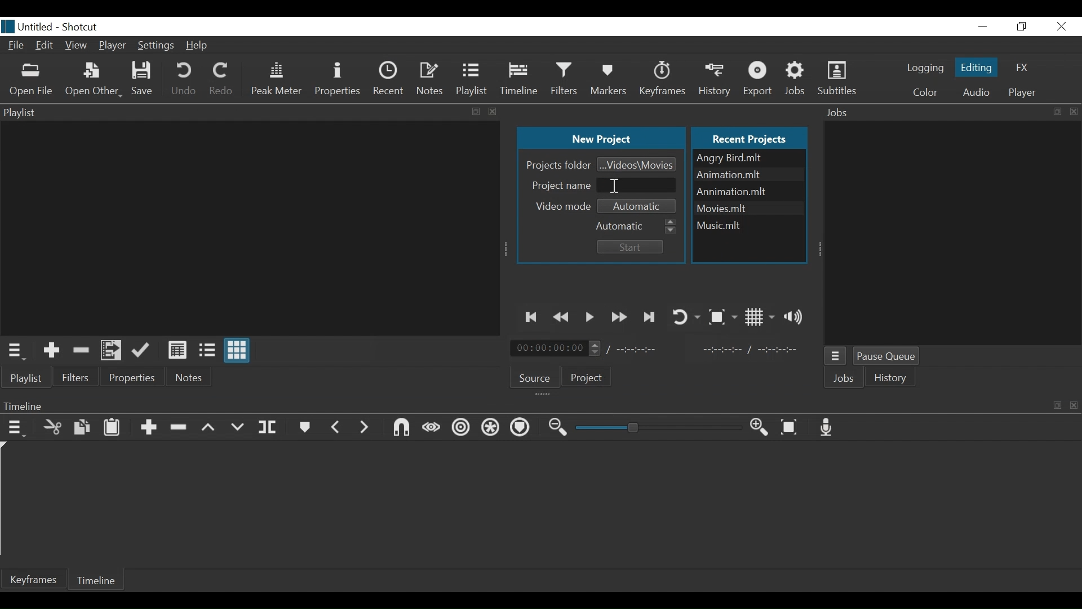 This screenshot has width=1082, height=609. Describe the element at coordinates (16, 46) in the screenshot. I see `File` at that location.